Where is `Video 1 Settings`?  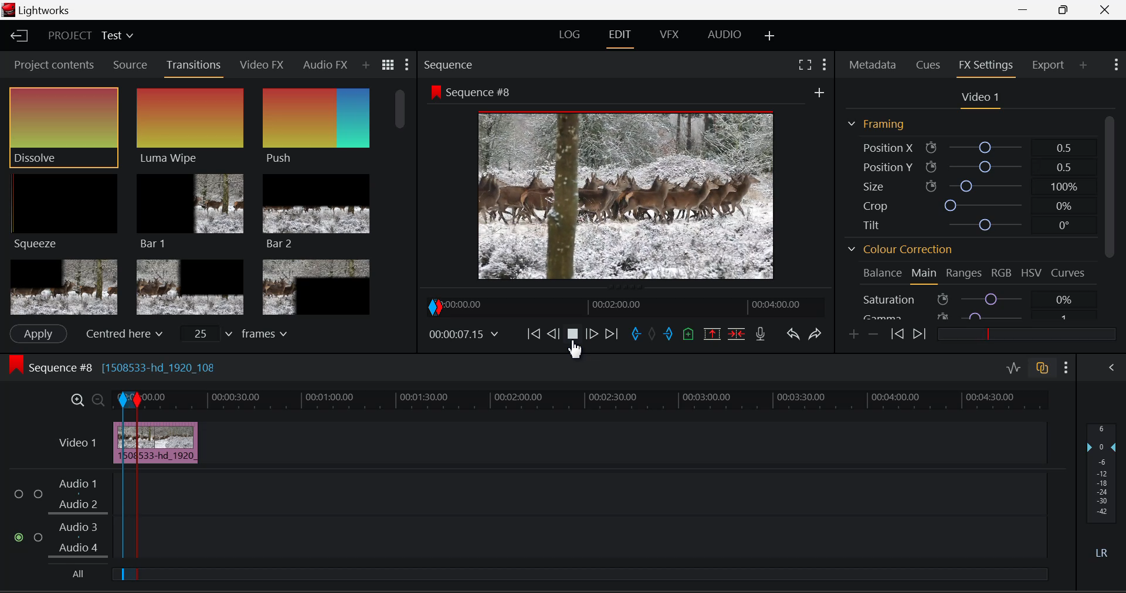
Video 1 Settings is located at coordinates (978, 98).